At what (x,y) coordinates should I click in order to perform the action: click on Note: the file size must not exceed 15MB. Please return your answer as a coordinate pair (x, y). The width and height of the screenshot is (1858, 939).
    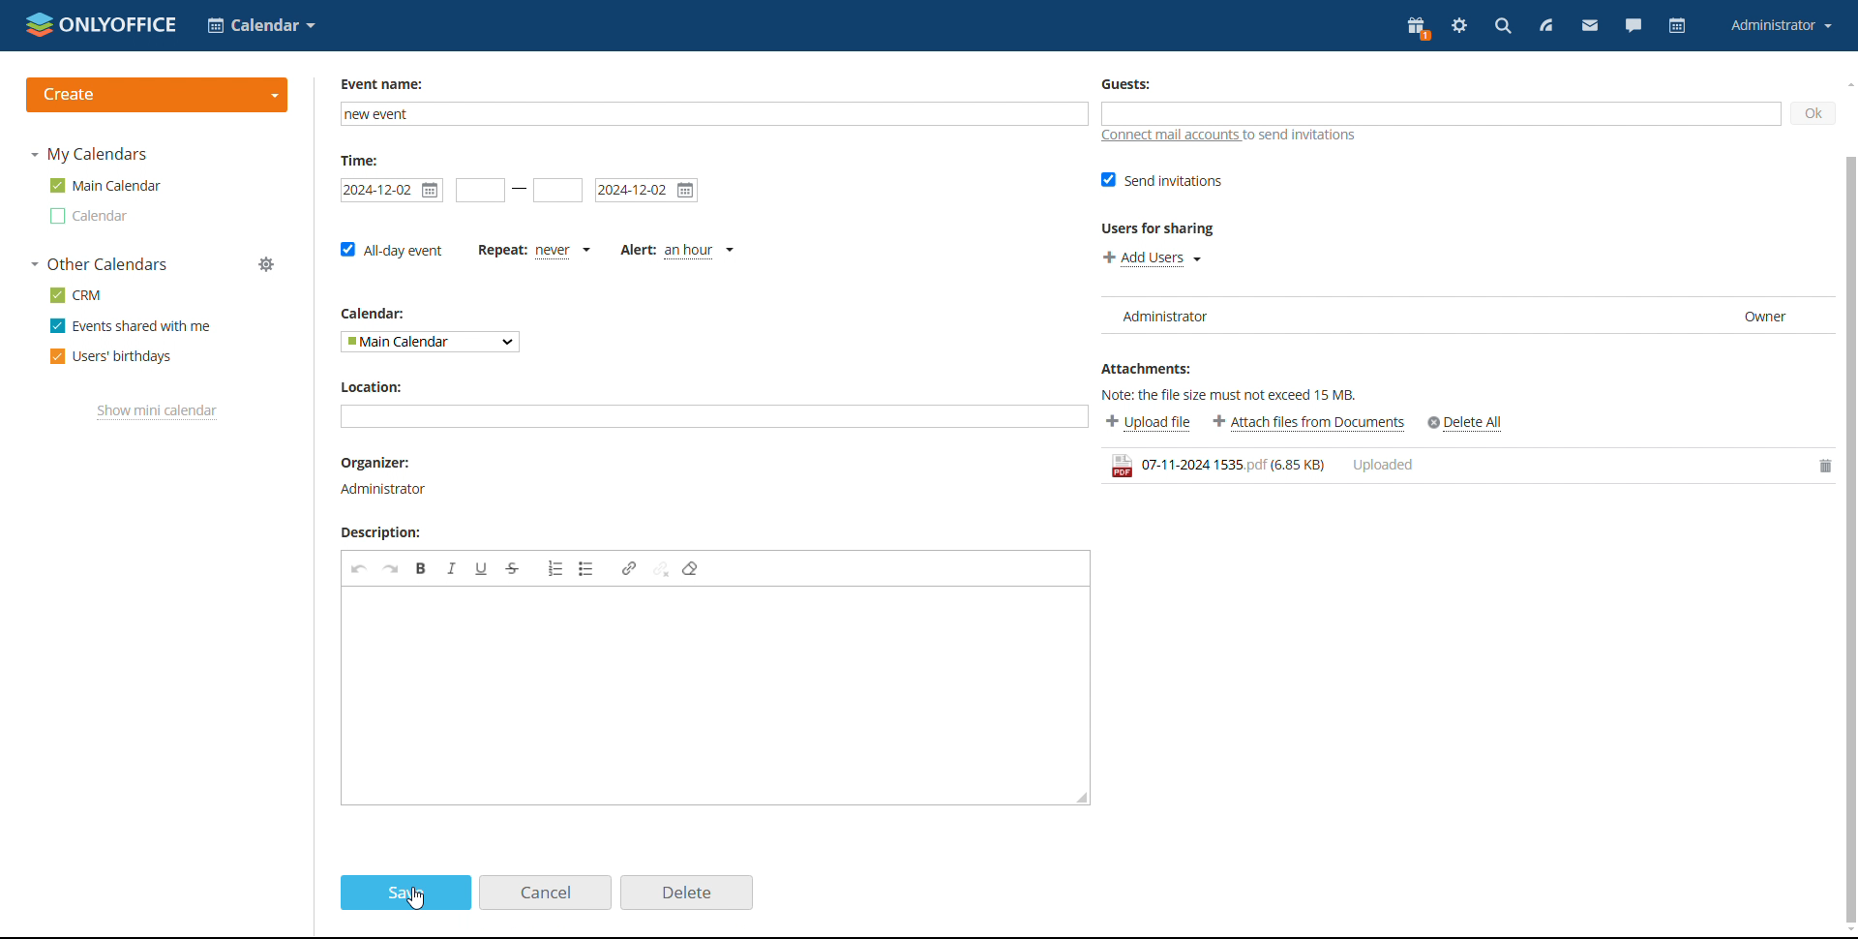
    Looking at the image, I should click on (1236, 392).